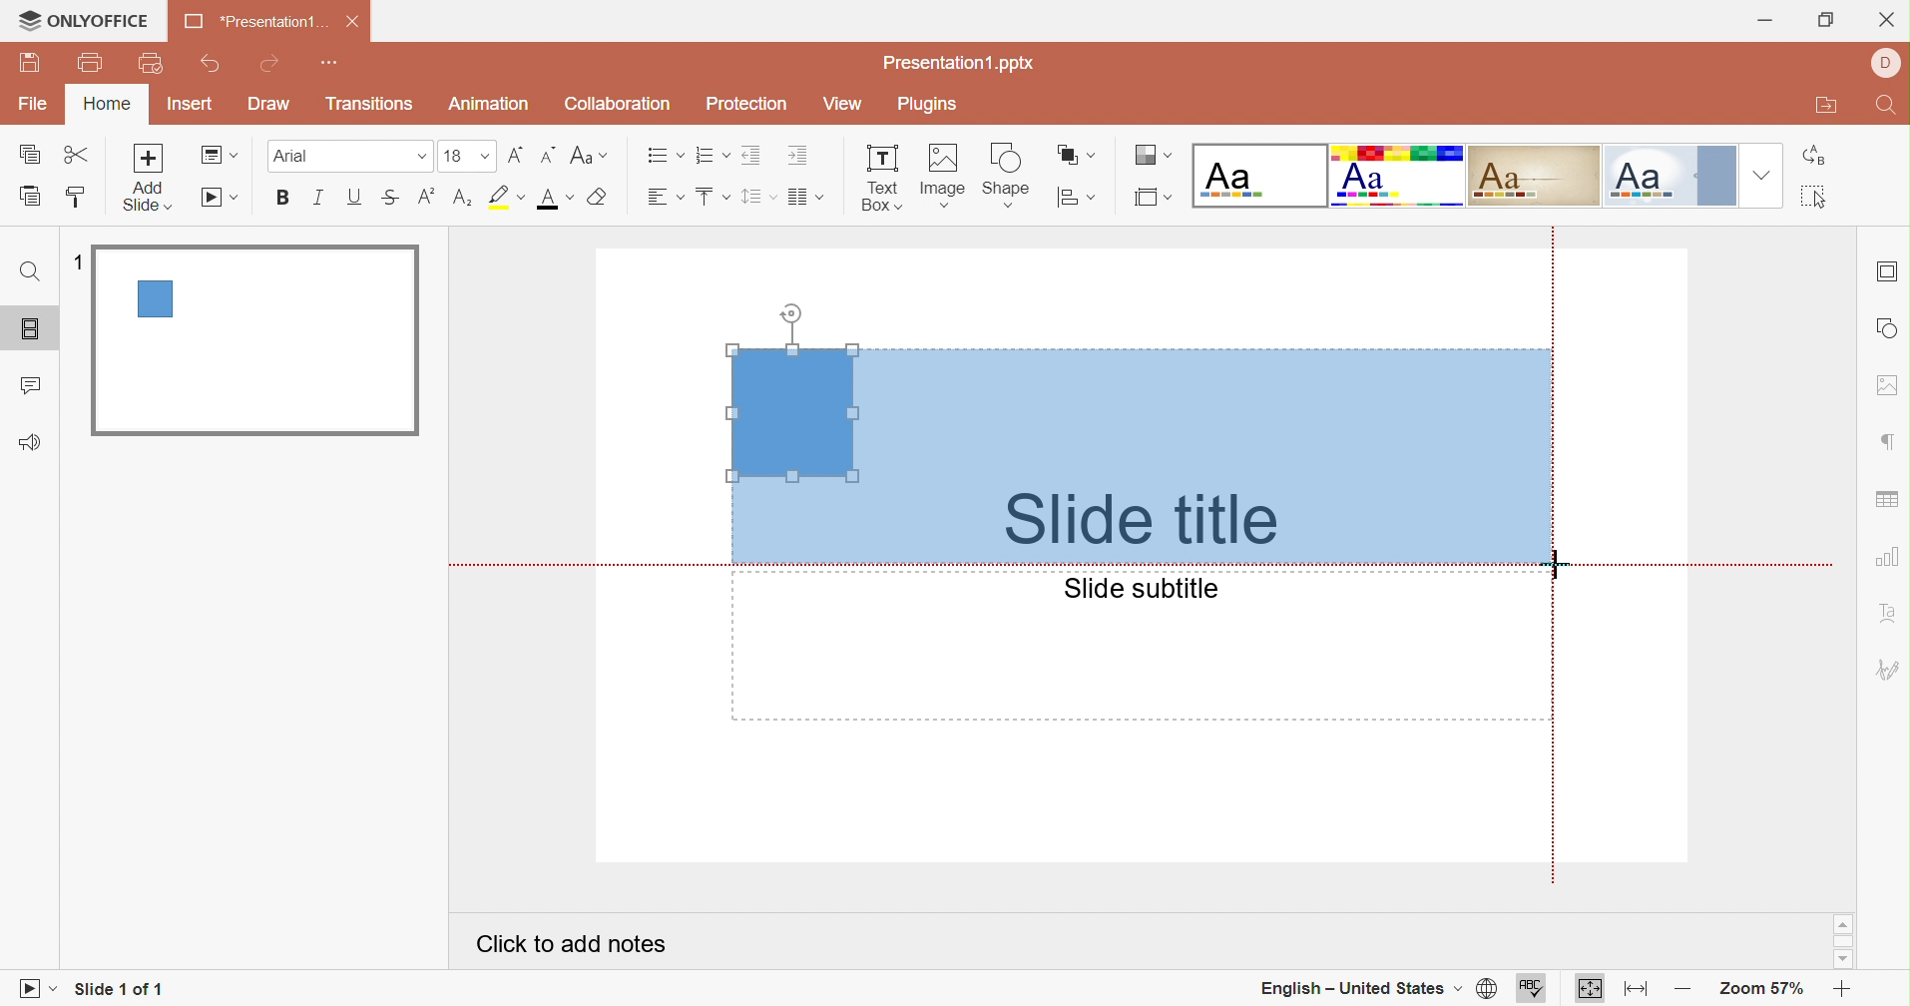  Describe the element at coordinates (1887, 107) in the screenshot. I see `Find` at that location.